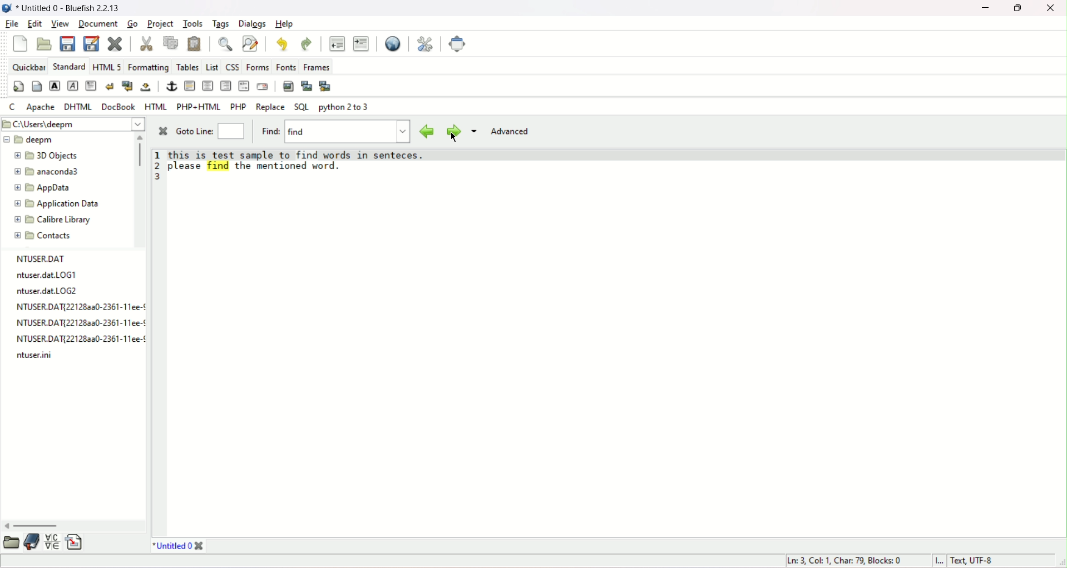 Image resolution: width=1067 pixels, height=568 pixels. I want to click on formatting, so click(148, 67).